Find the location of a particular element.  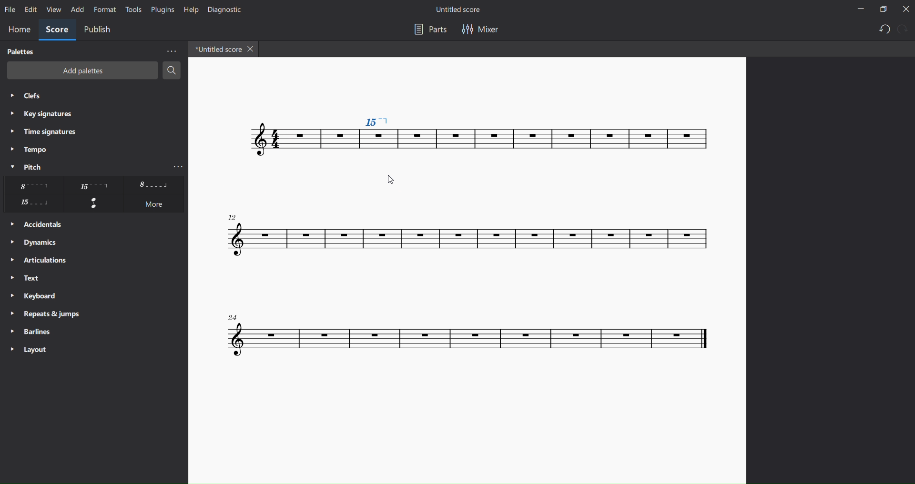

maximize is located at coordinates (881, 9).